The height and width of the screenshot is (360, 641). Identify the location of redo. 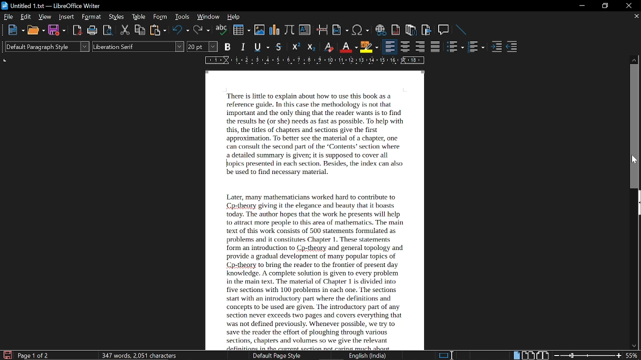
(201, 31).